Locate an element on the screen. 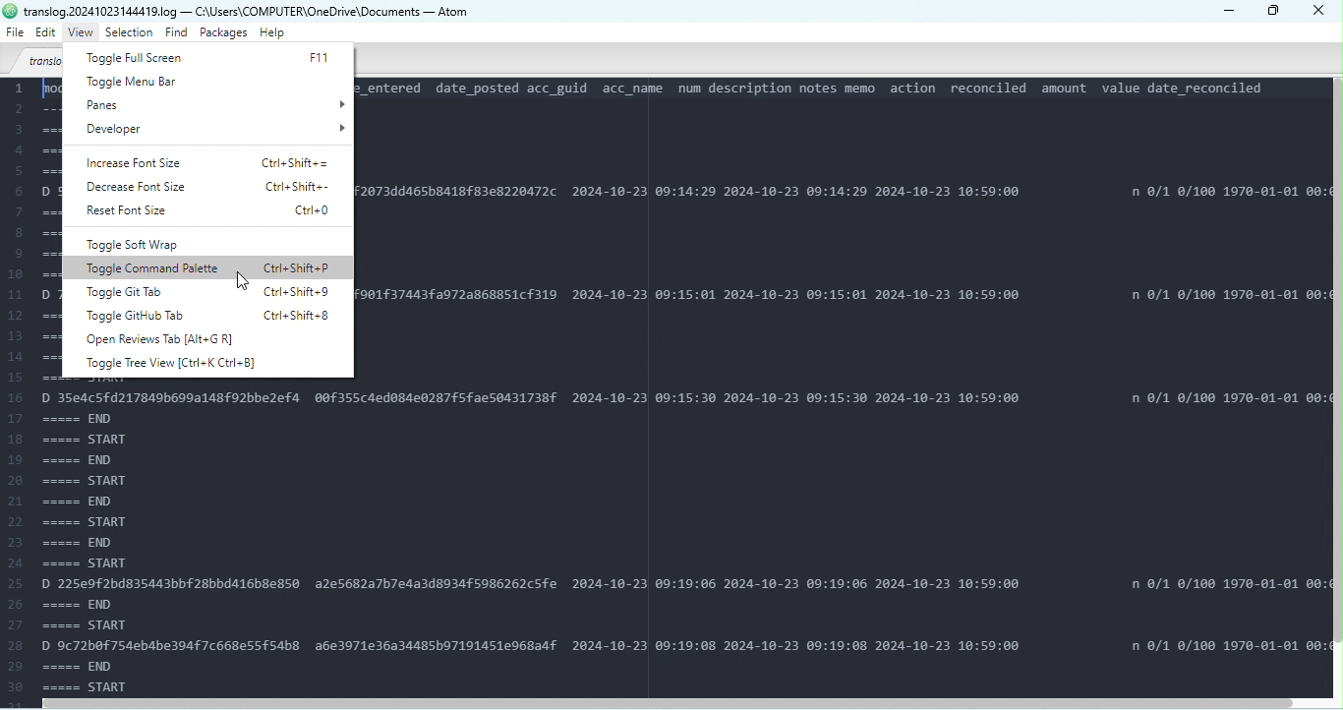 The image size is (1343, 710). Help is located at coordinates (271, 32).